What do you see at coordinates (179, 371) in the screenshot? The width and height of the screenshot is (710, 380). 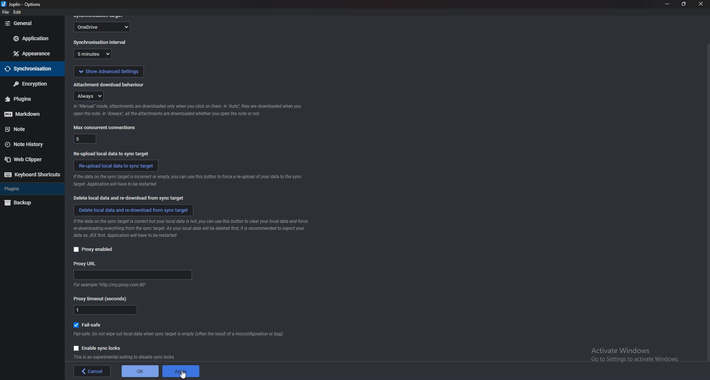 I see `apply` at bounding box center [179, 371].